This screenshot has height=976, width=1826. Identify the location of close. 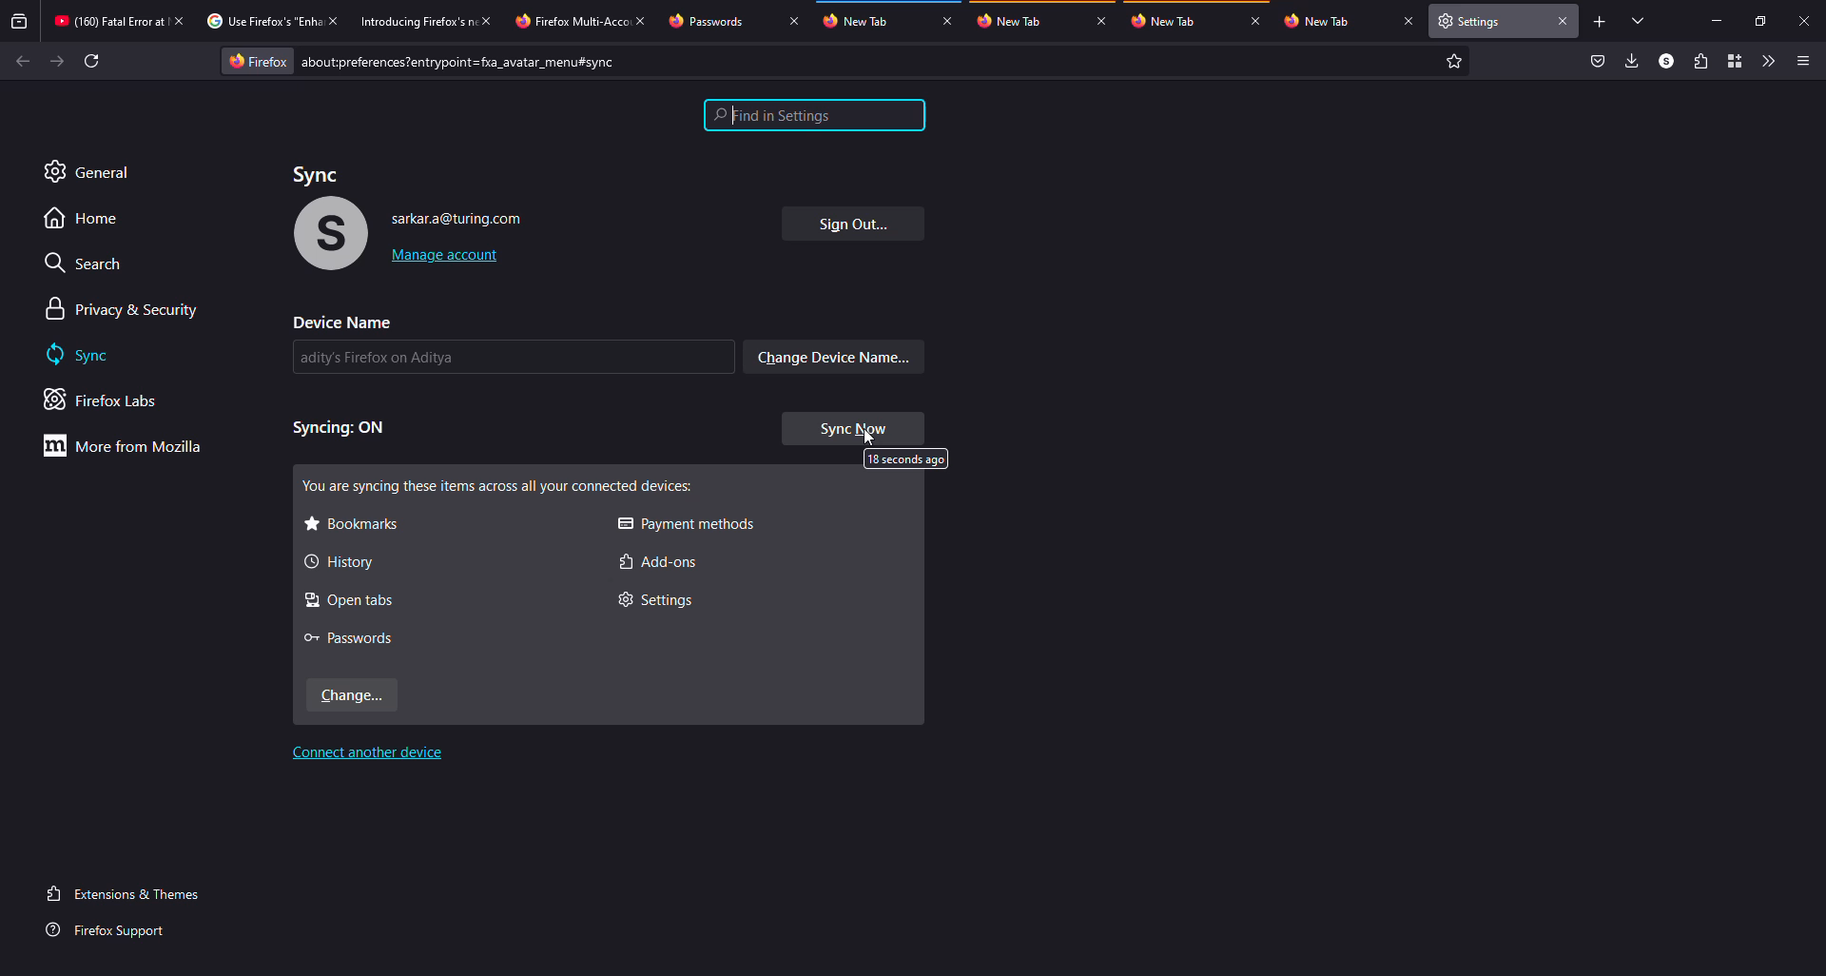
(1568, 20).